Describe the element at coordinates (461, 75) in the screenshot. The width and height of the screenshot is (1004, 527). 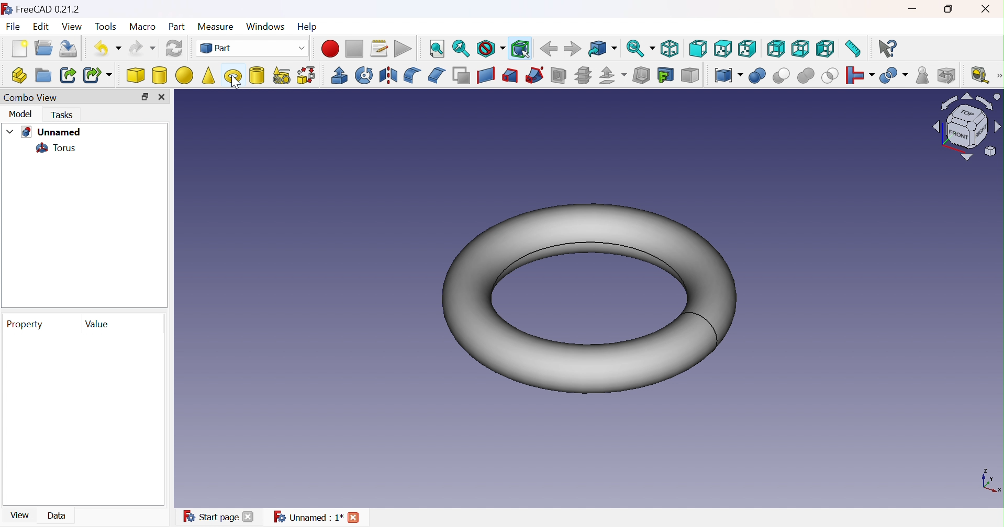
I see `Make face from wires` at that location.